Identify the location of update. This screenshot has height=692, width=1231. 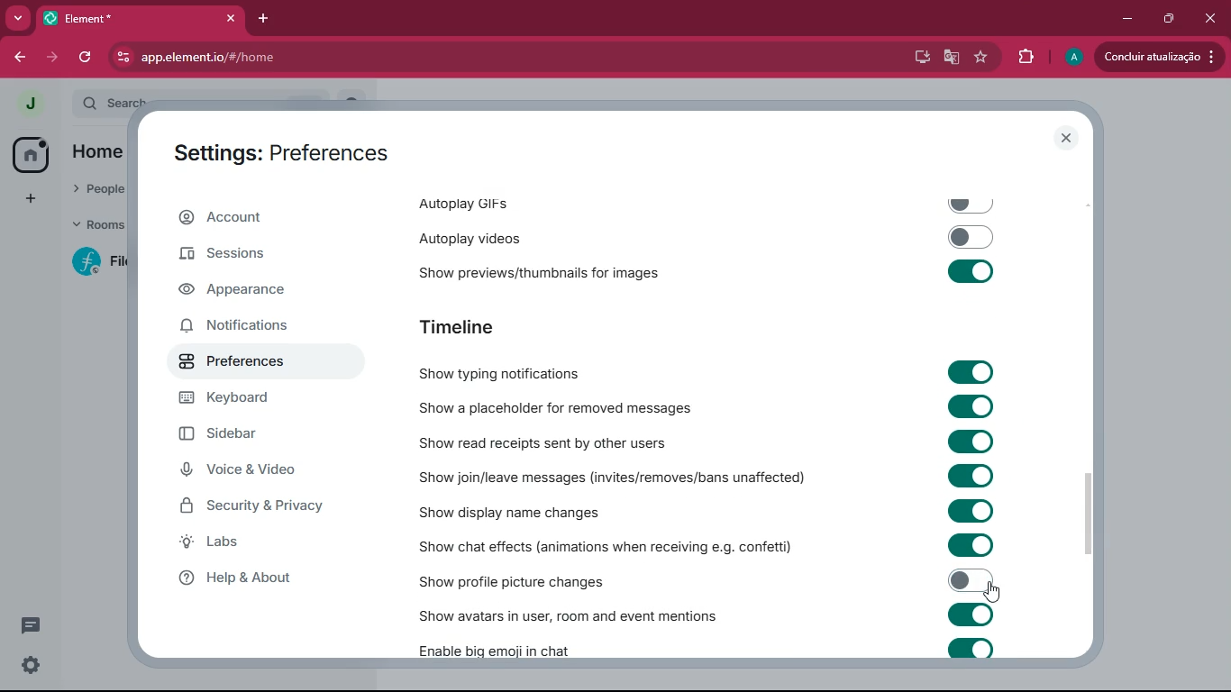
(1163, 58).